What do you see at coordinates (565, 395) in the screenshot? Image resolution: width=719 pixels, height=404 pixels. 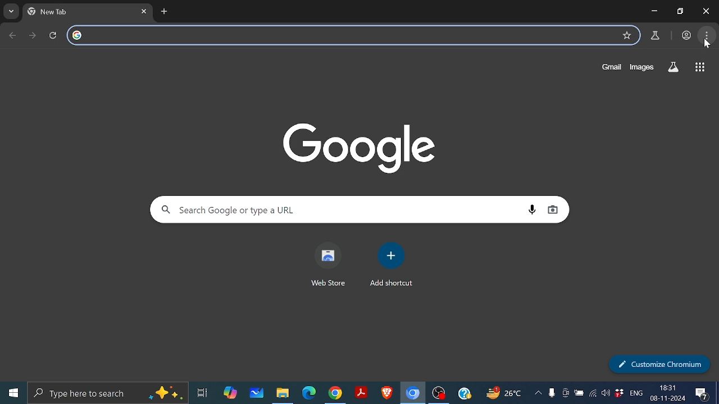 I see `meet` at bounding box center [565, 395].